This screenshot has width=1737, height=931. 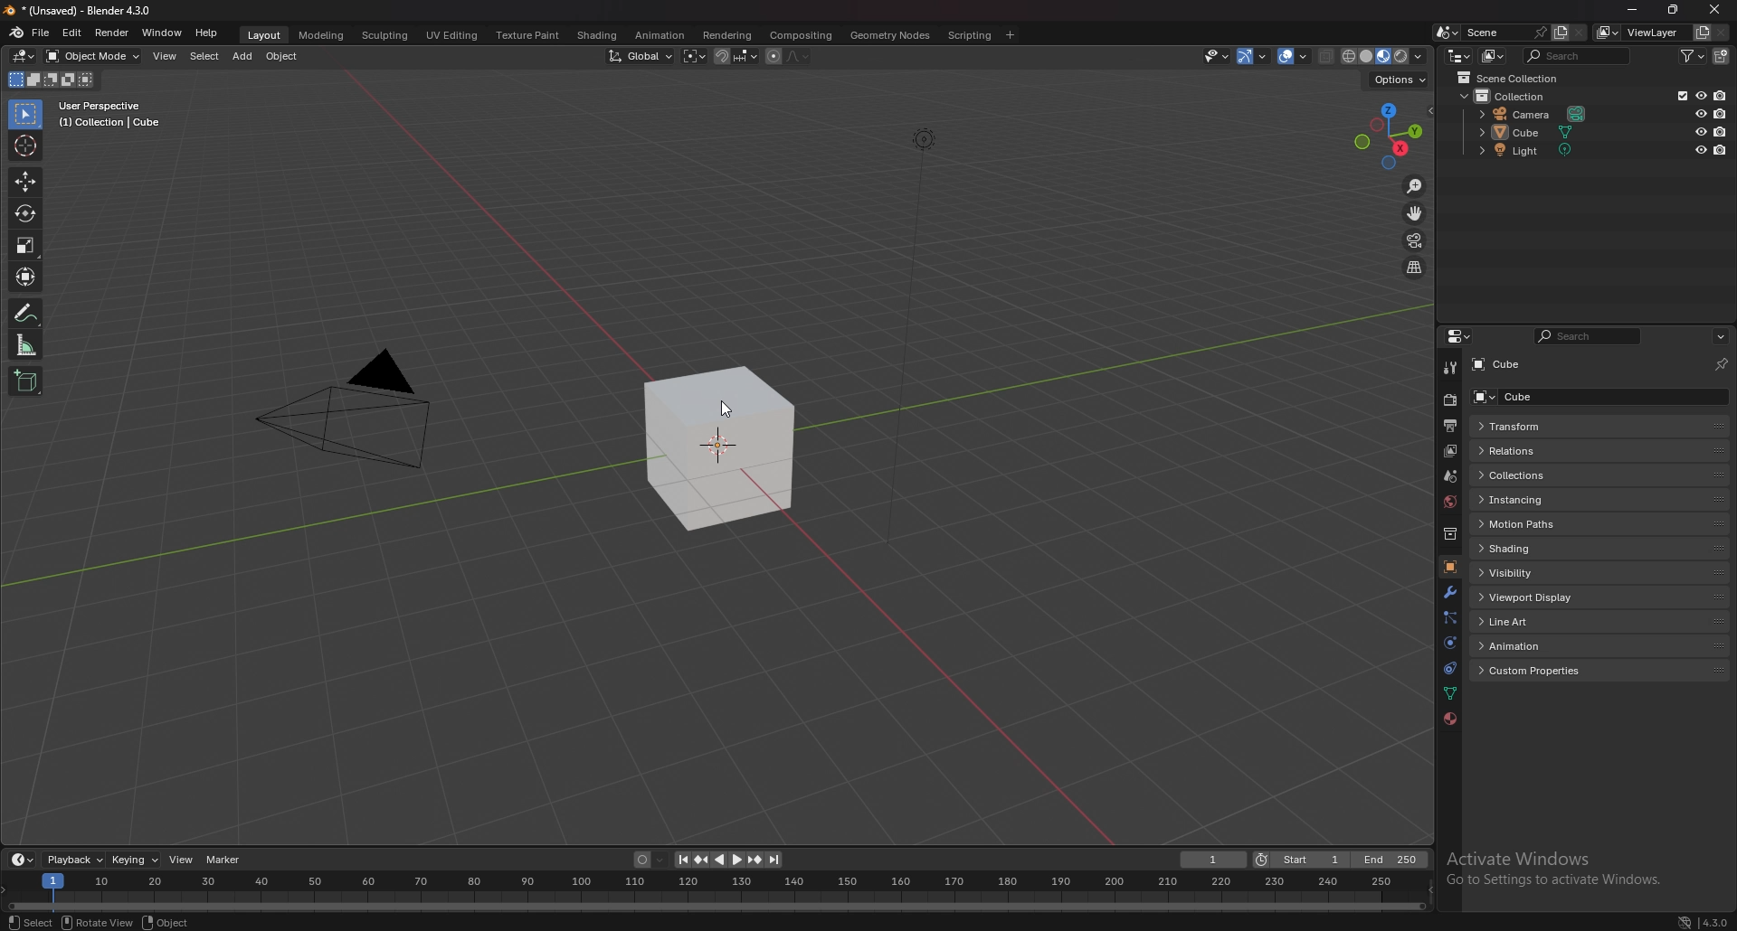 What do you see at coordinates (165, 58) in the screenshot?
I see `view` at bounding box center [165, 58].